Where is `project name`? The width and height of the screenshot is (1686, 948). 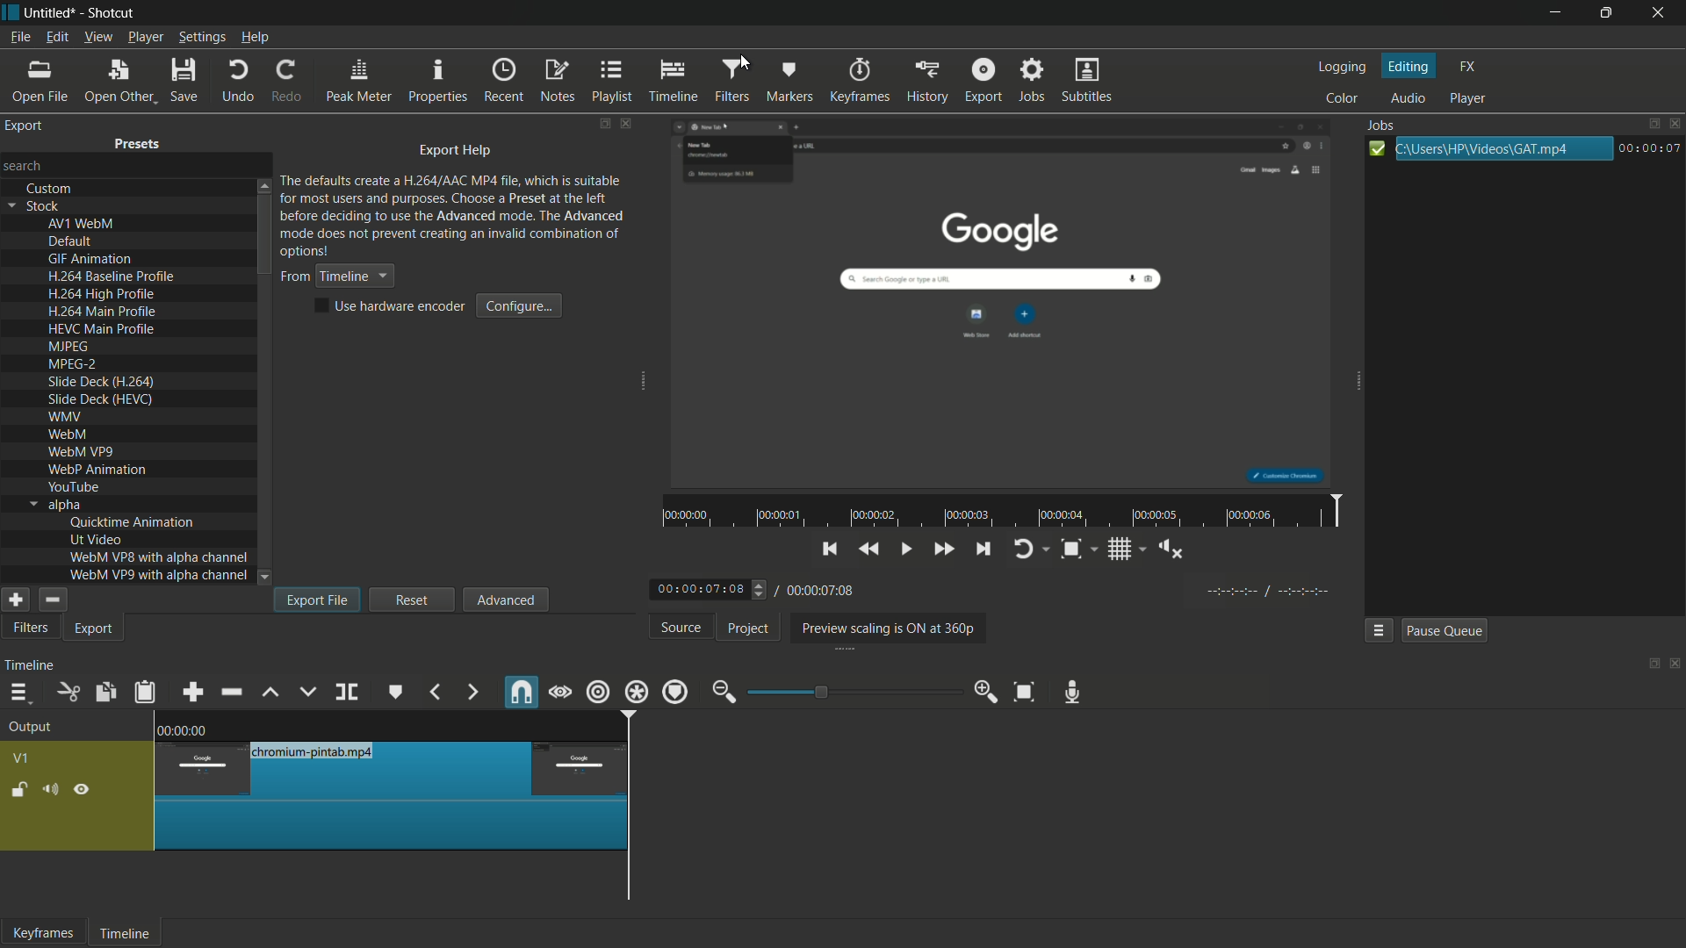
project name is located at coordinates (47, 13).